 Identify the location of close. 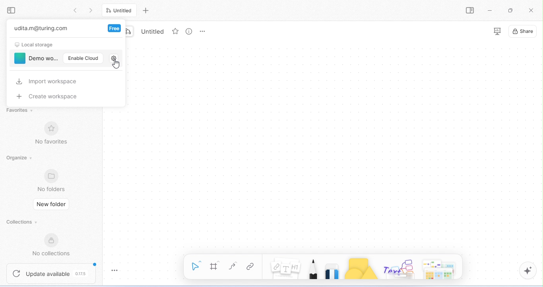
(531, 10).